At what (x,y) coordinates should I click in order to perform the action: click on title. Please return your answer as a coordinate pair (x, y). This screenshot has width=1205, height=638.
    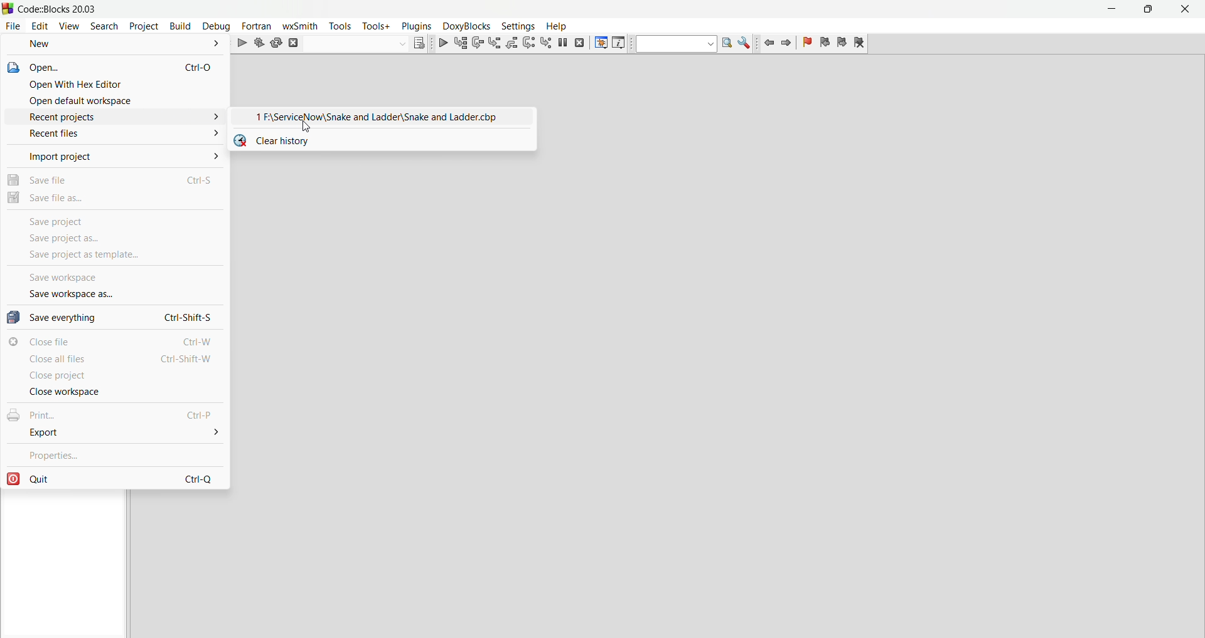
    Looking at the image, I should click on (58, 9).